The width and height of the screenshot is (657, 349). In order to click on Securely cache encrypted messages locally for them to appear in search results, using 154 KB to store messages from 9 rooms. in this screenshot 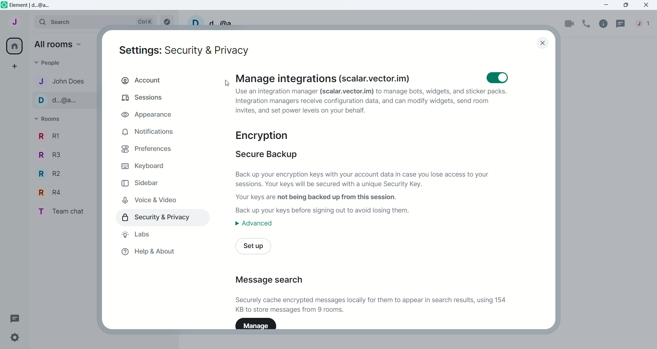, I will do `click(373, 305)`.